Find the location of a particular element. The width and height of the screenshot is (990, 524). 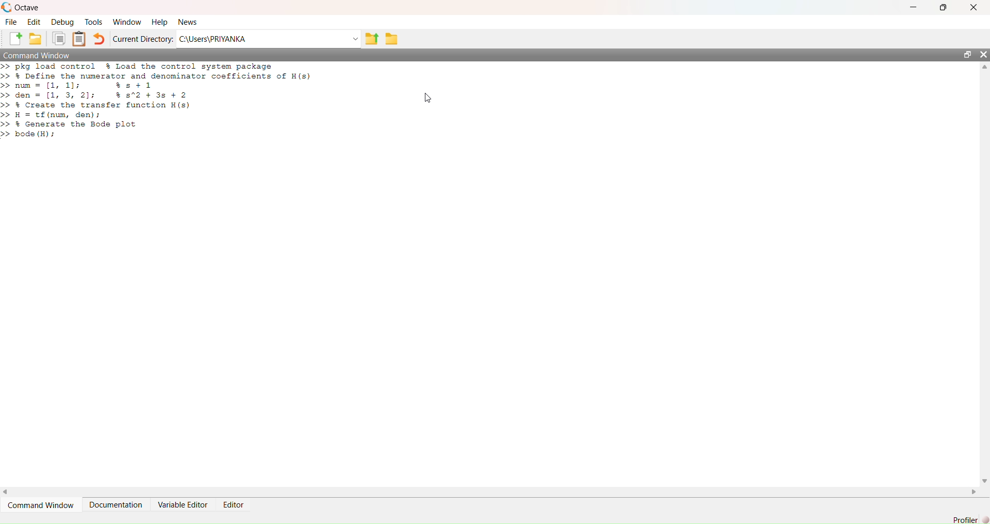

Debug is located at coordinates (62, 22).